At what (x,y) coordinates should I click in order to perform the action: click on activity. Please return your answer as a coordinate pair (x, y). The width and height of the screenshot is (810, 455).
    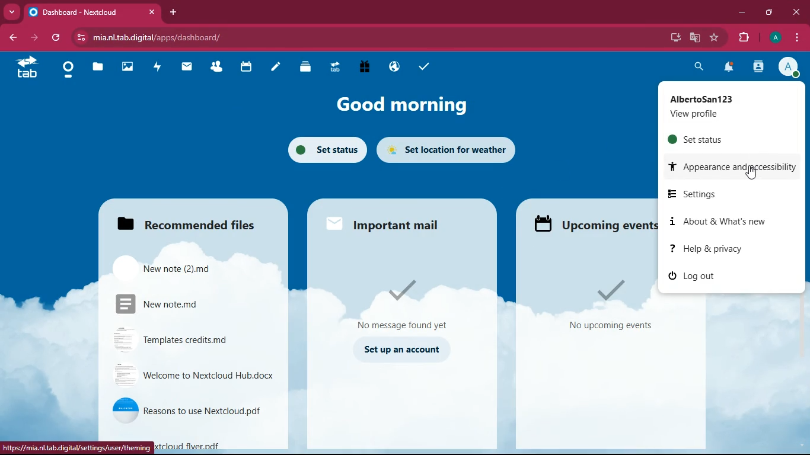
    Looking at the image, I should click on (758, 69).